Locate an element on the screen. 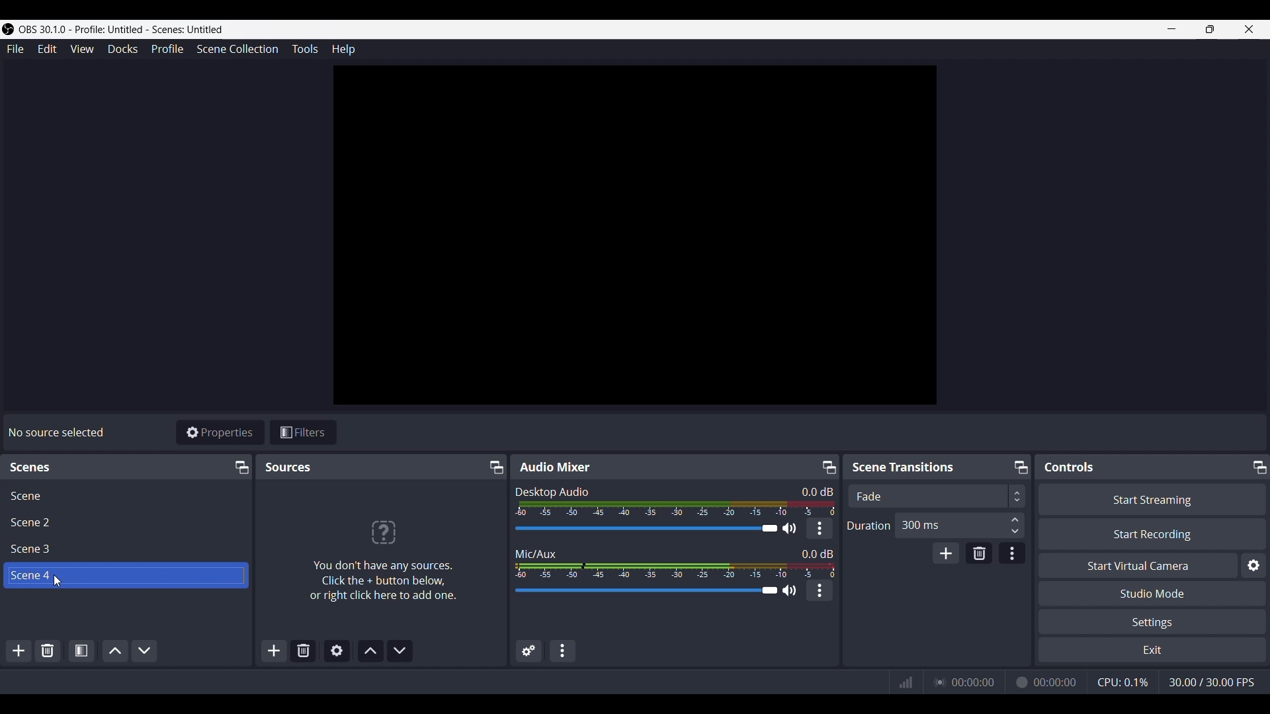  Remove selected scene is located at coordinates (48, 651).